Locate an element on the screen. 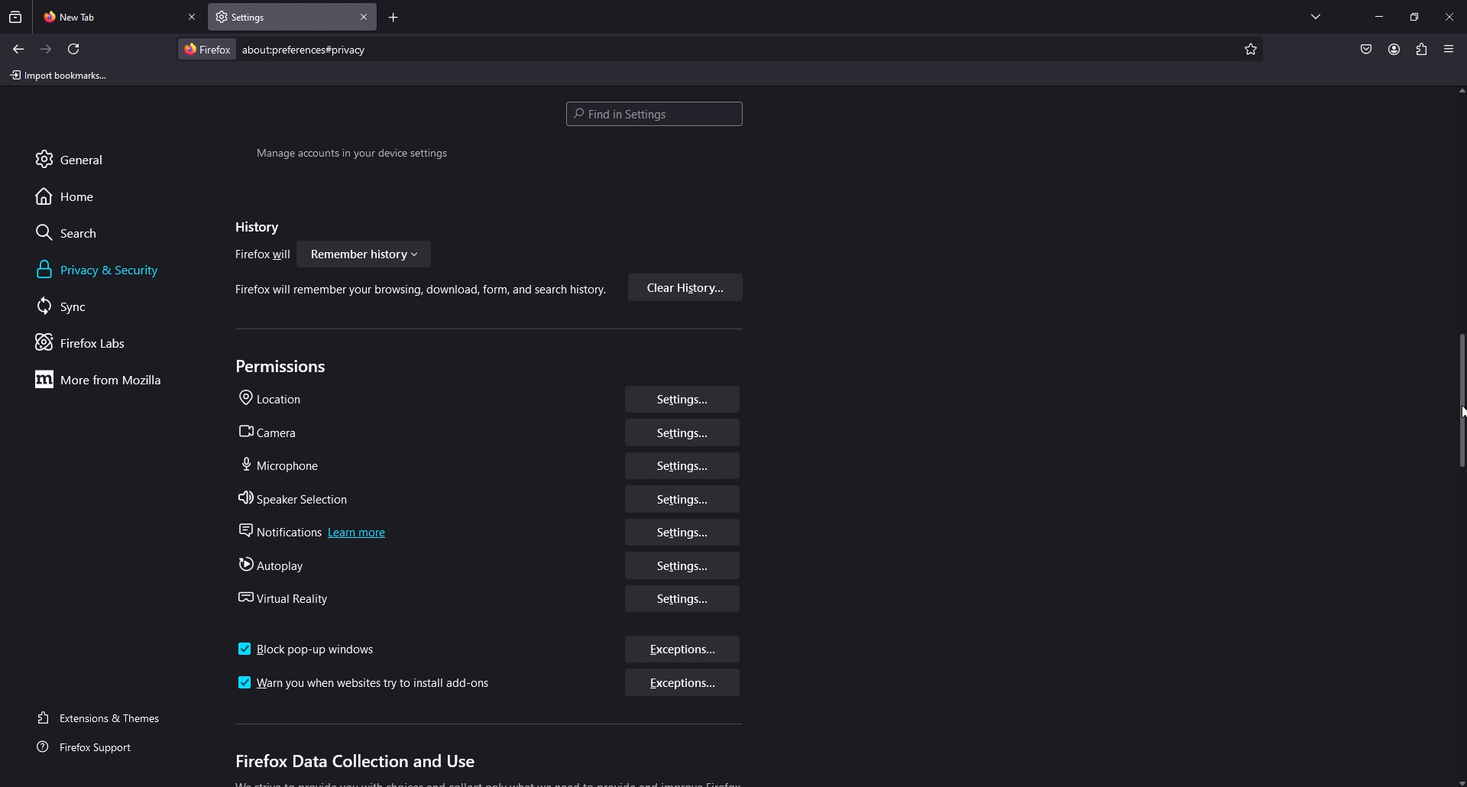 The image size is (1467, 787). autoplay is located at coordinates (277, 565).